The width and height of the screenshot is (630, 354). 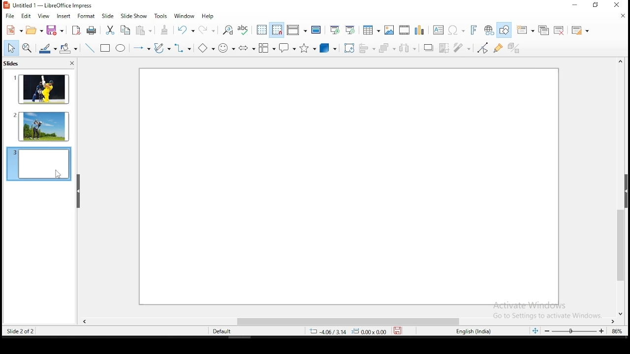 I want to click on slide 3 (current slide), so click(x=39, y=164).